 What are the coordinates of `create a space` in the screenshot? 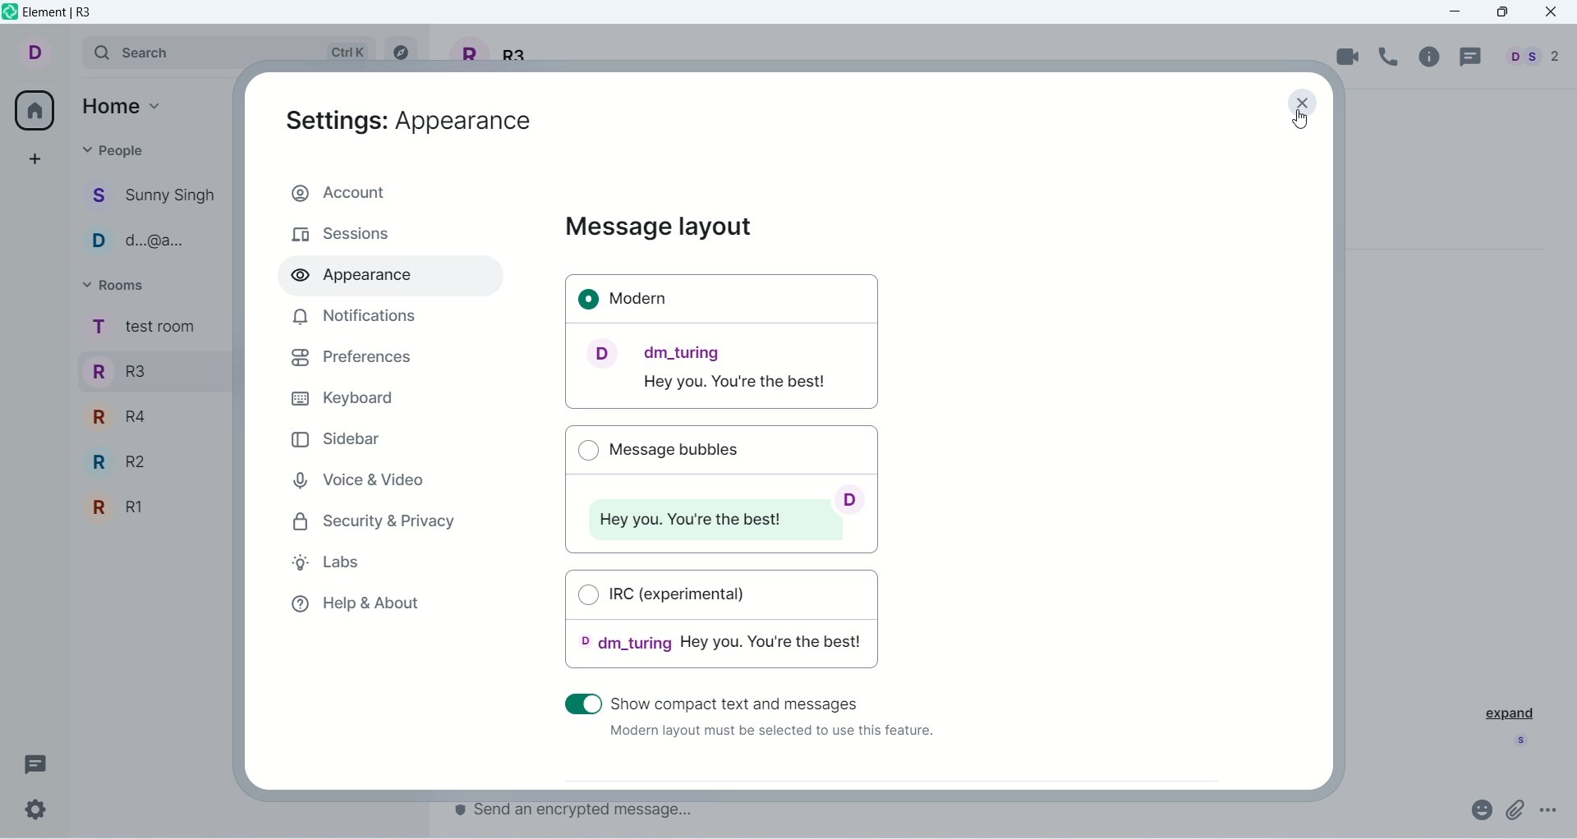 It's located at (35, 158).